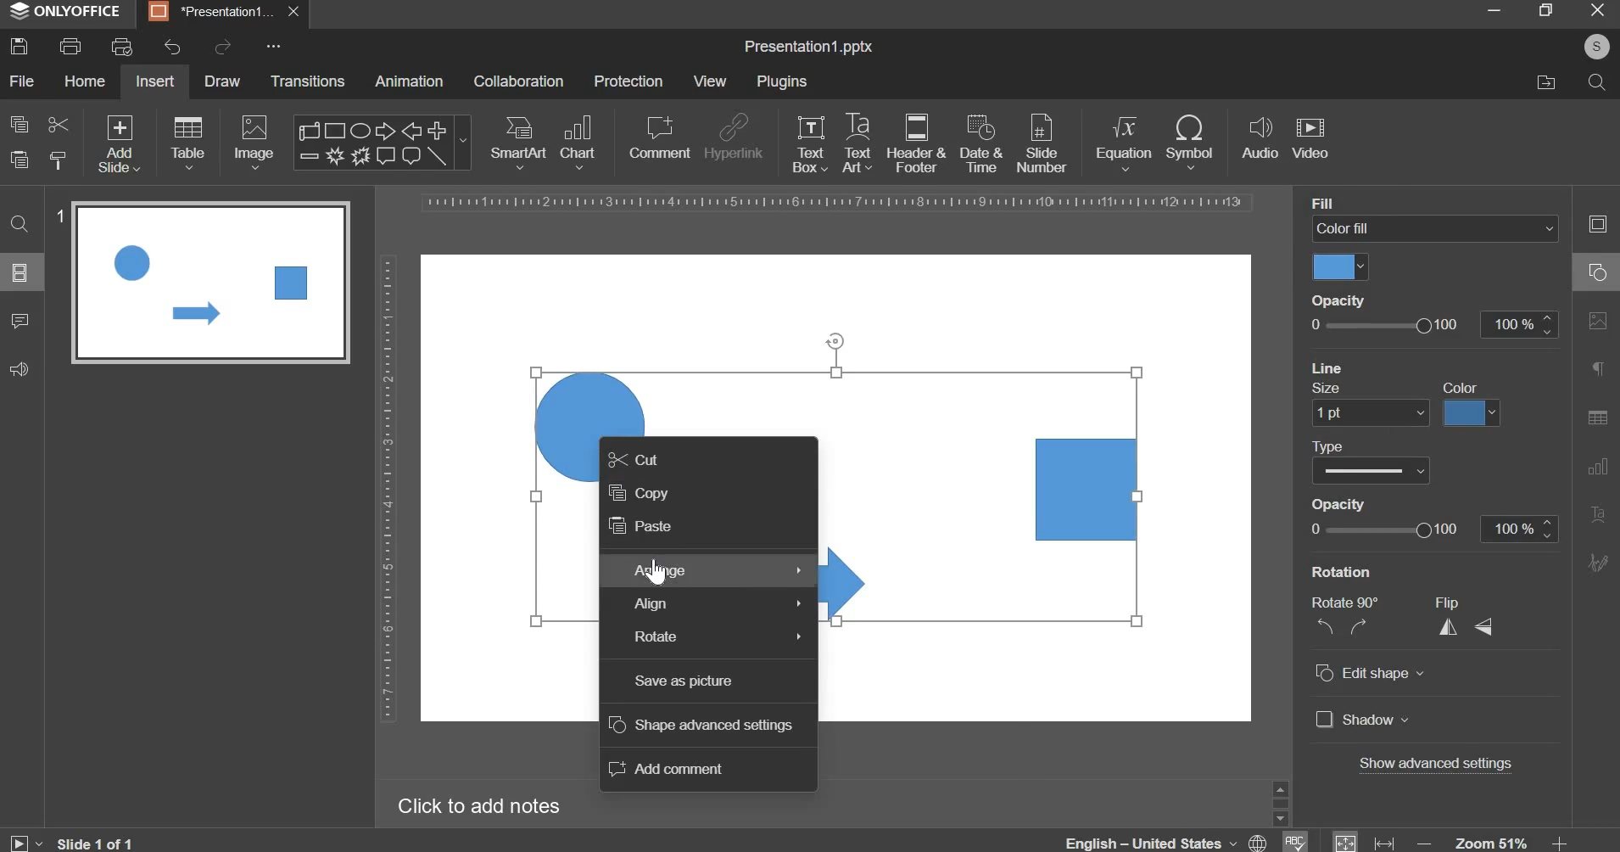 The width and height of the screenshot is (1620, 852). What do you see at coordinates (188, 142) in the screenshot?
I see `table` at bounding box center [188, 142].